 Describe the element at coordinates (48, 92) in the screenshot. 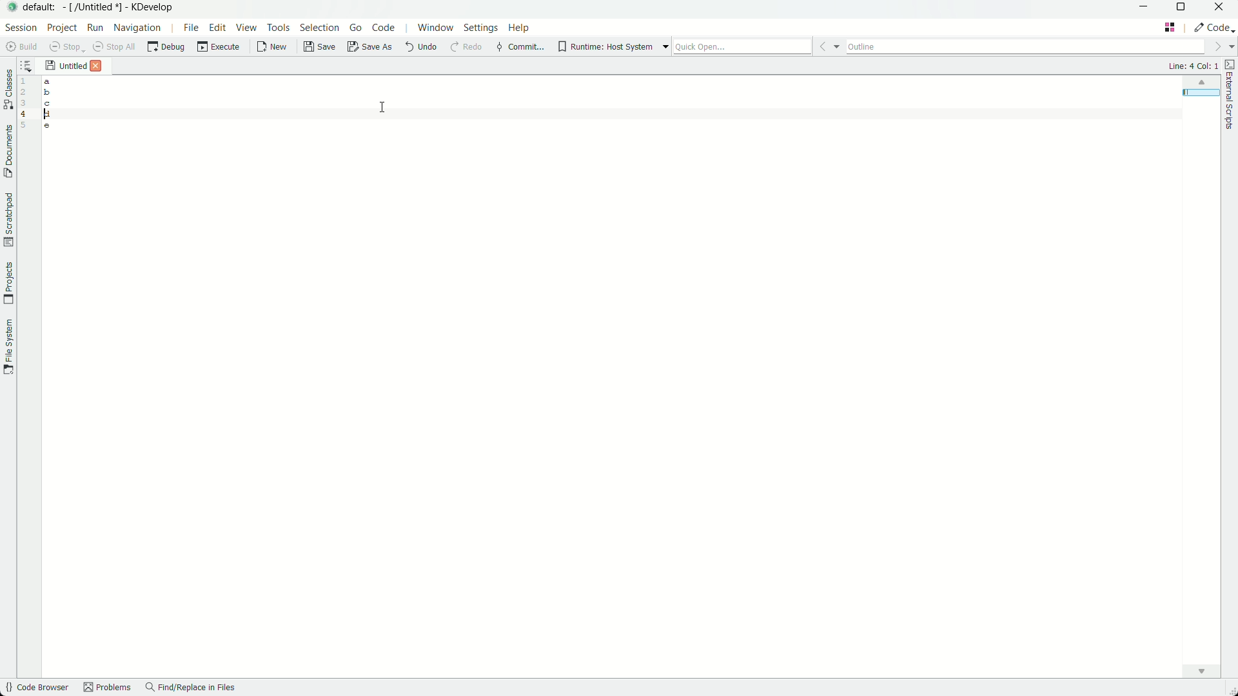

I see `b` at that location.